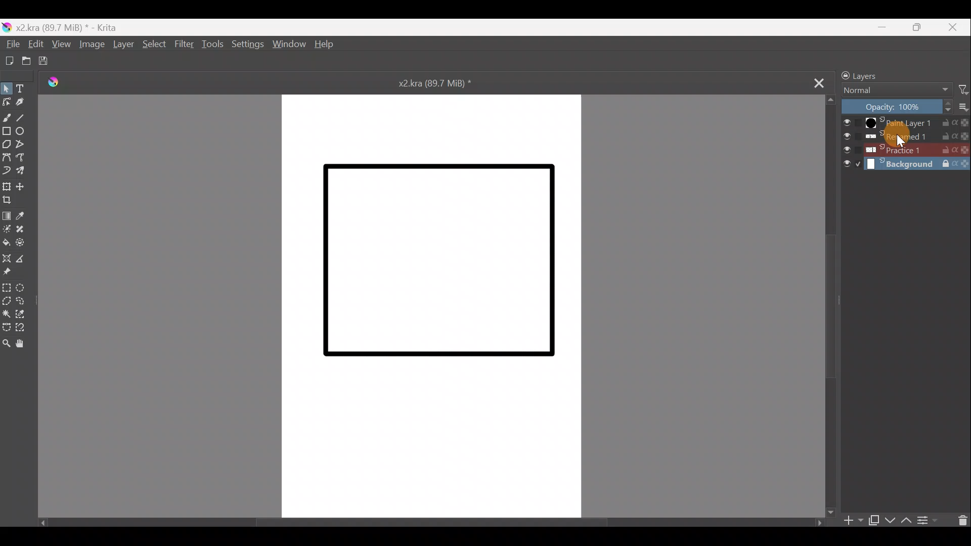 The image size is (971, 546). Describe the element at coordinates (843, 75) in the screenshot. I see `Lock/unlock` at that location.